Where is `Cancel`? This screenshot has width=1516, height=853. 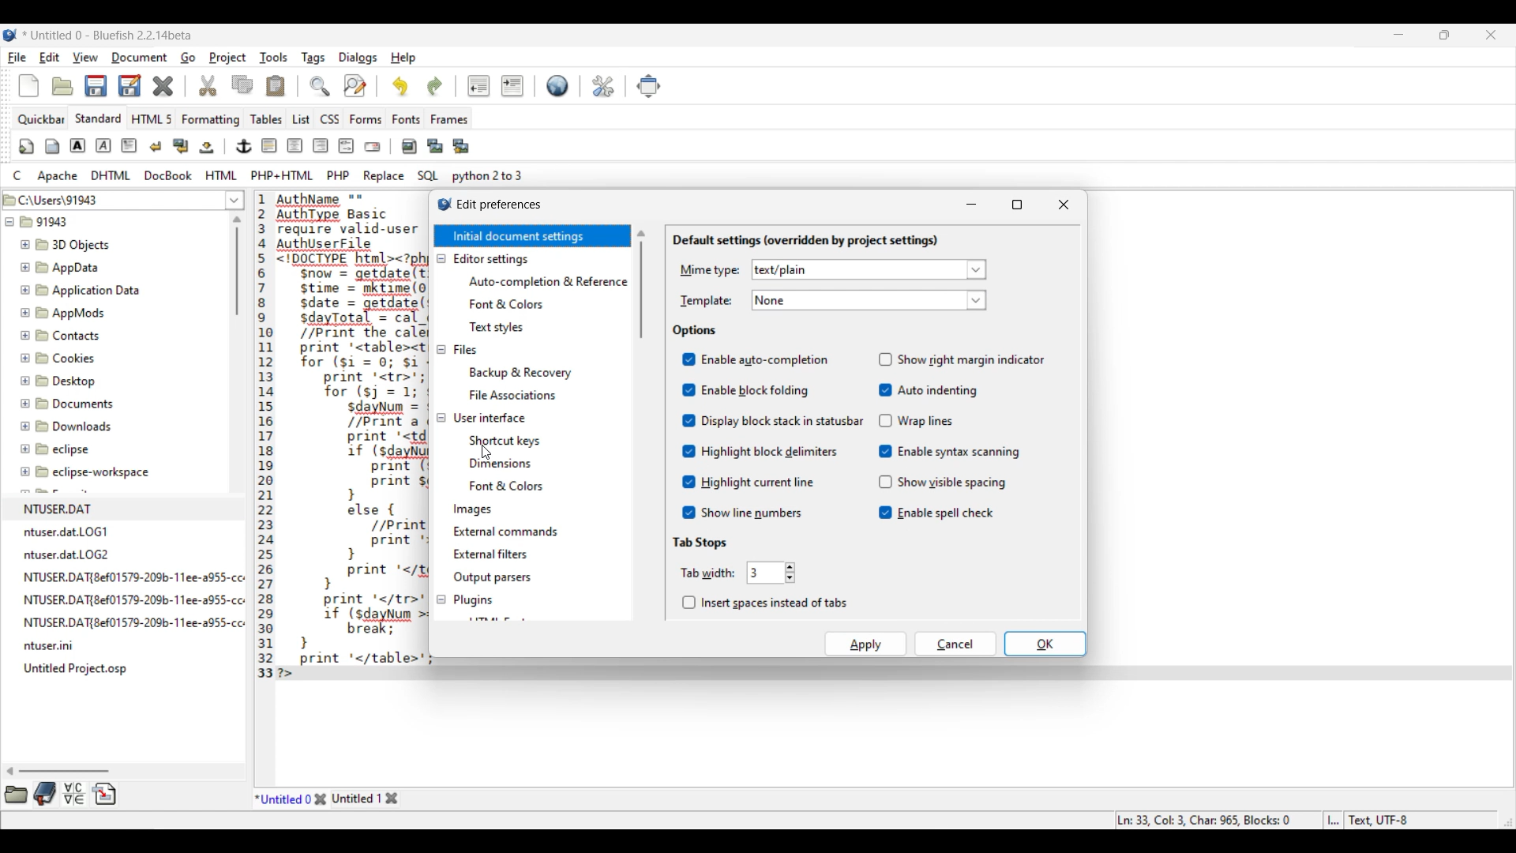
Cancel is located at coordinates (955, 644).